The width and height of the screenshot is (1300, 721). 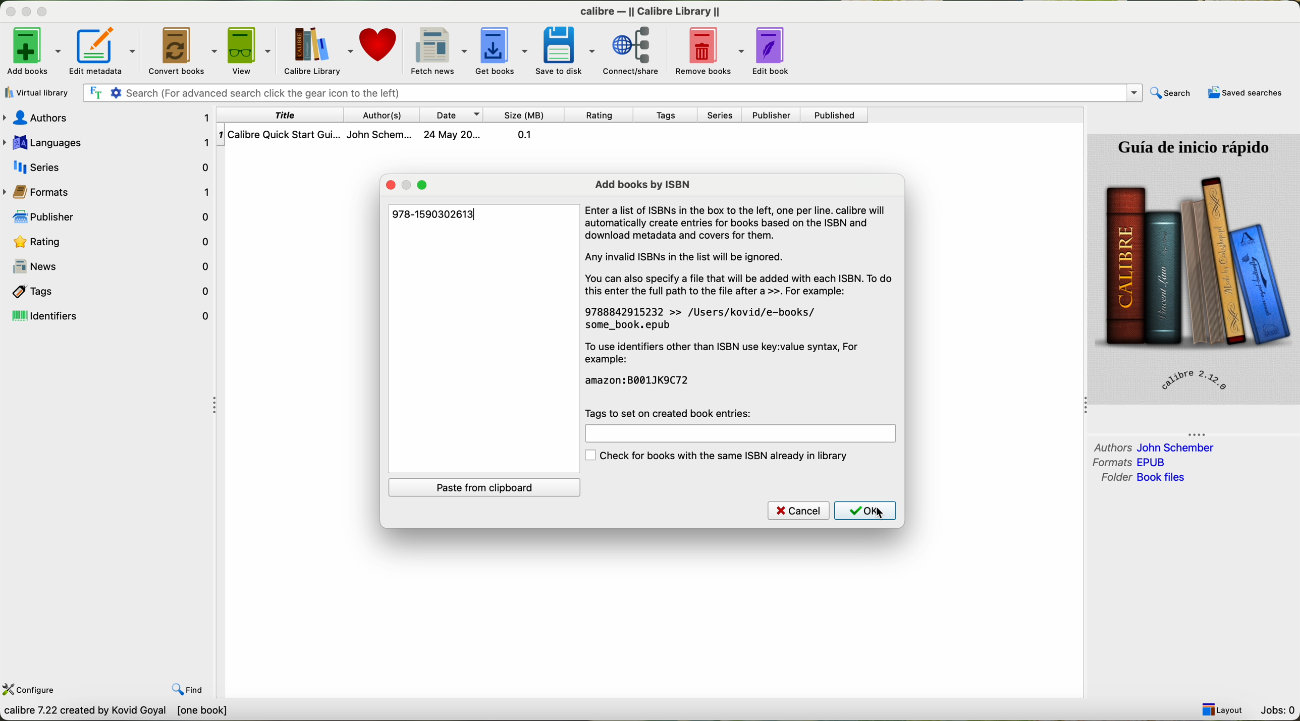 What do you see at coordinates (305, 115) in the screenshot?
I see `title` at bounding box center [305, 115].